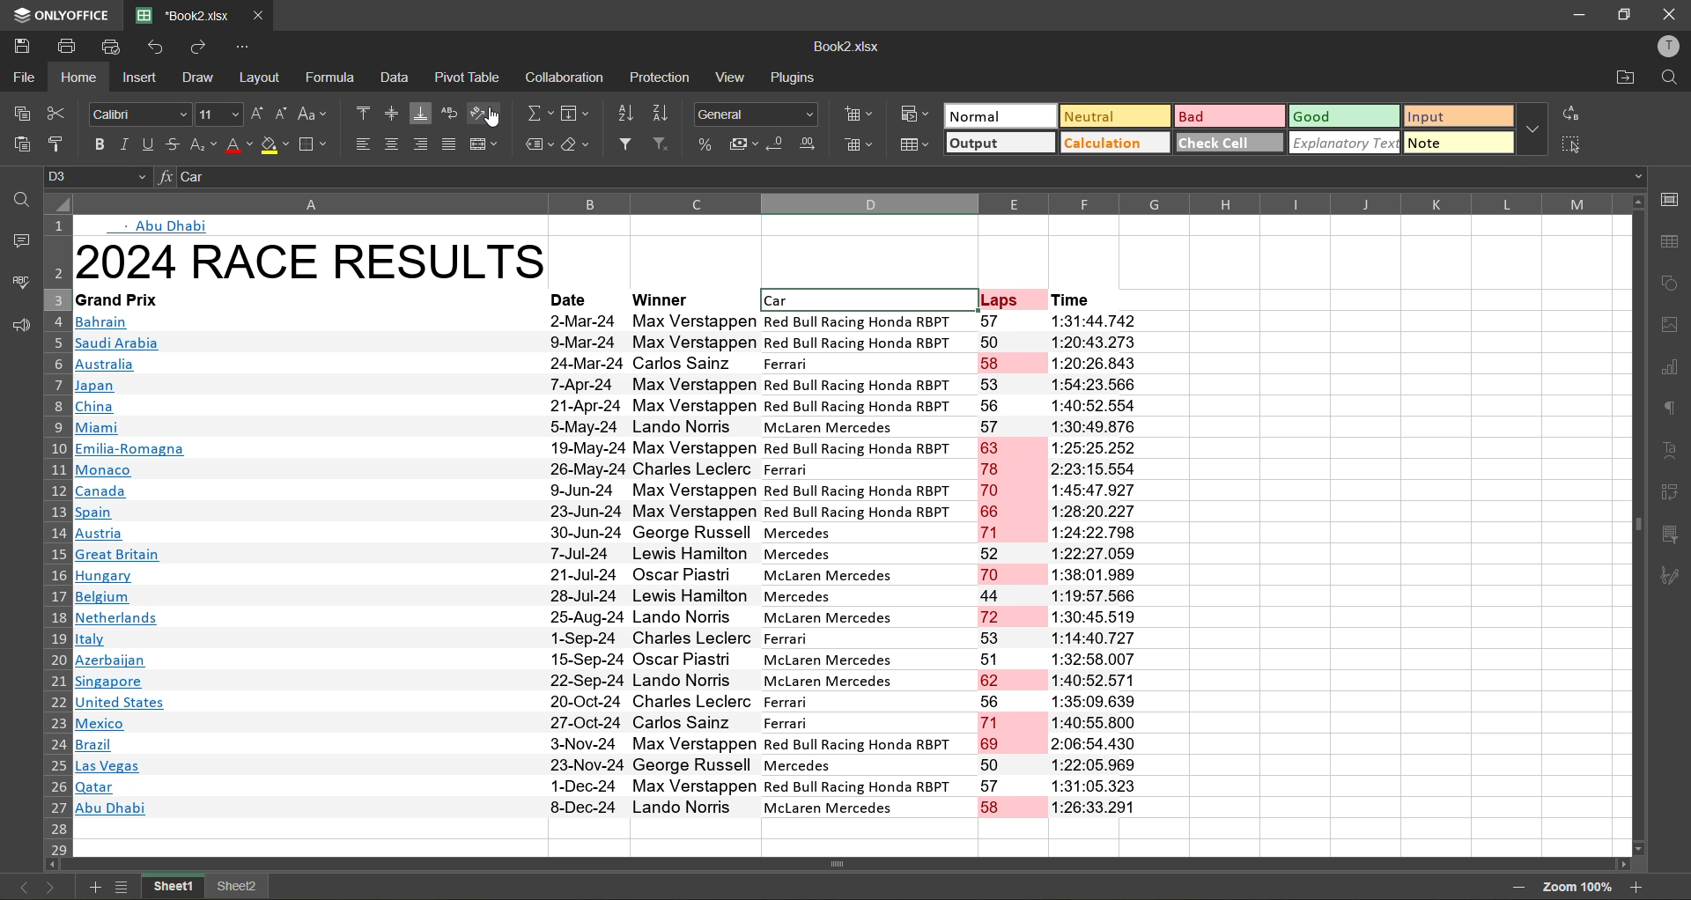  What do you see at coordinates (134, 115) in the screenshot?
I see `font style` at bounding box center [134, 115].